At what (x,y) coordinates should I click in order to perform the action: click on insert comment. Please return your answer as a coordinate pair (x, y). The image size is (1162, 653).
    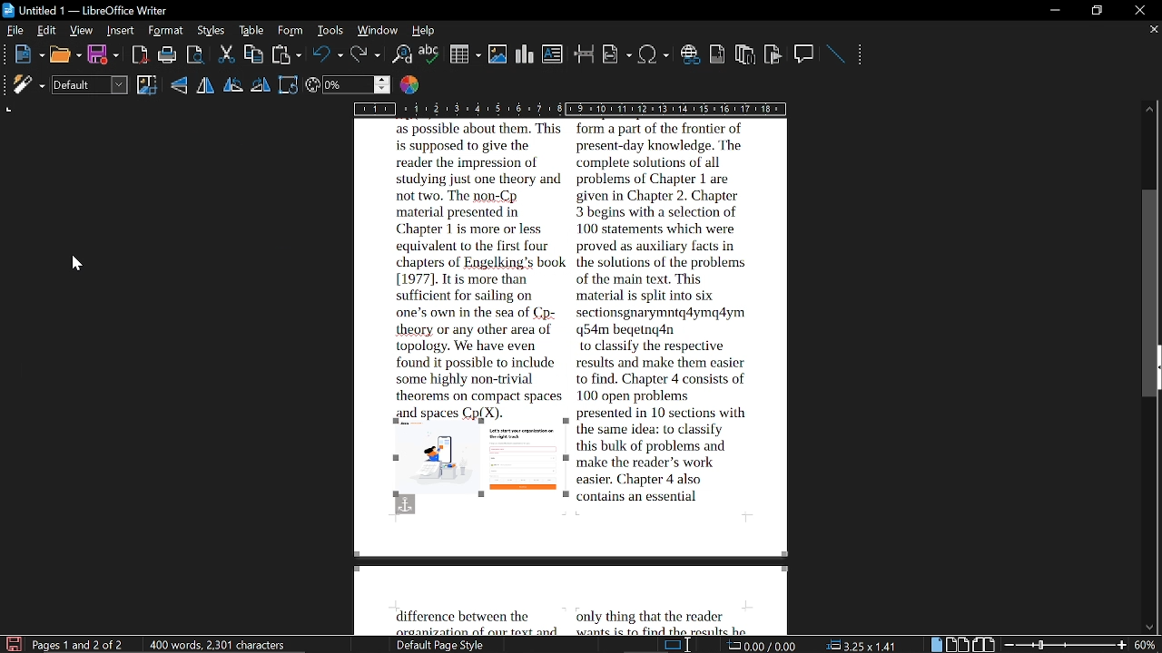
    Looking at the image, I should click on (805, 54).